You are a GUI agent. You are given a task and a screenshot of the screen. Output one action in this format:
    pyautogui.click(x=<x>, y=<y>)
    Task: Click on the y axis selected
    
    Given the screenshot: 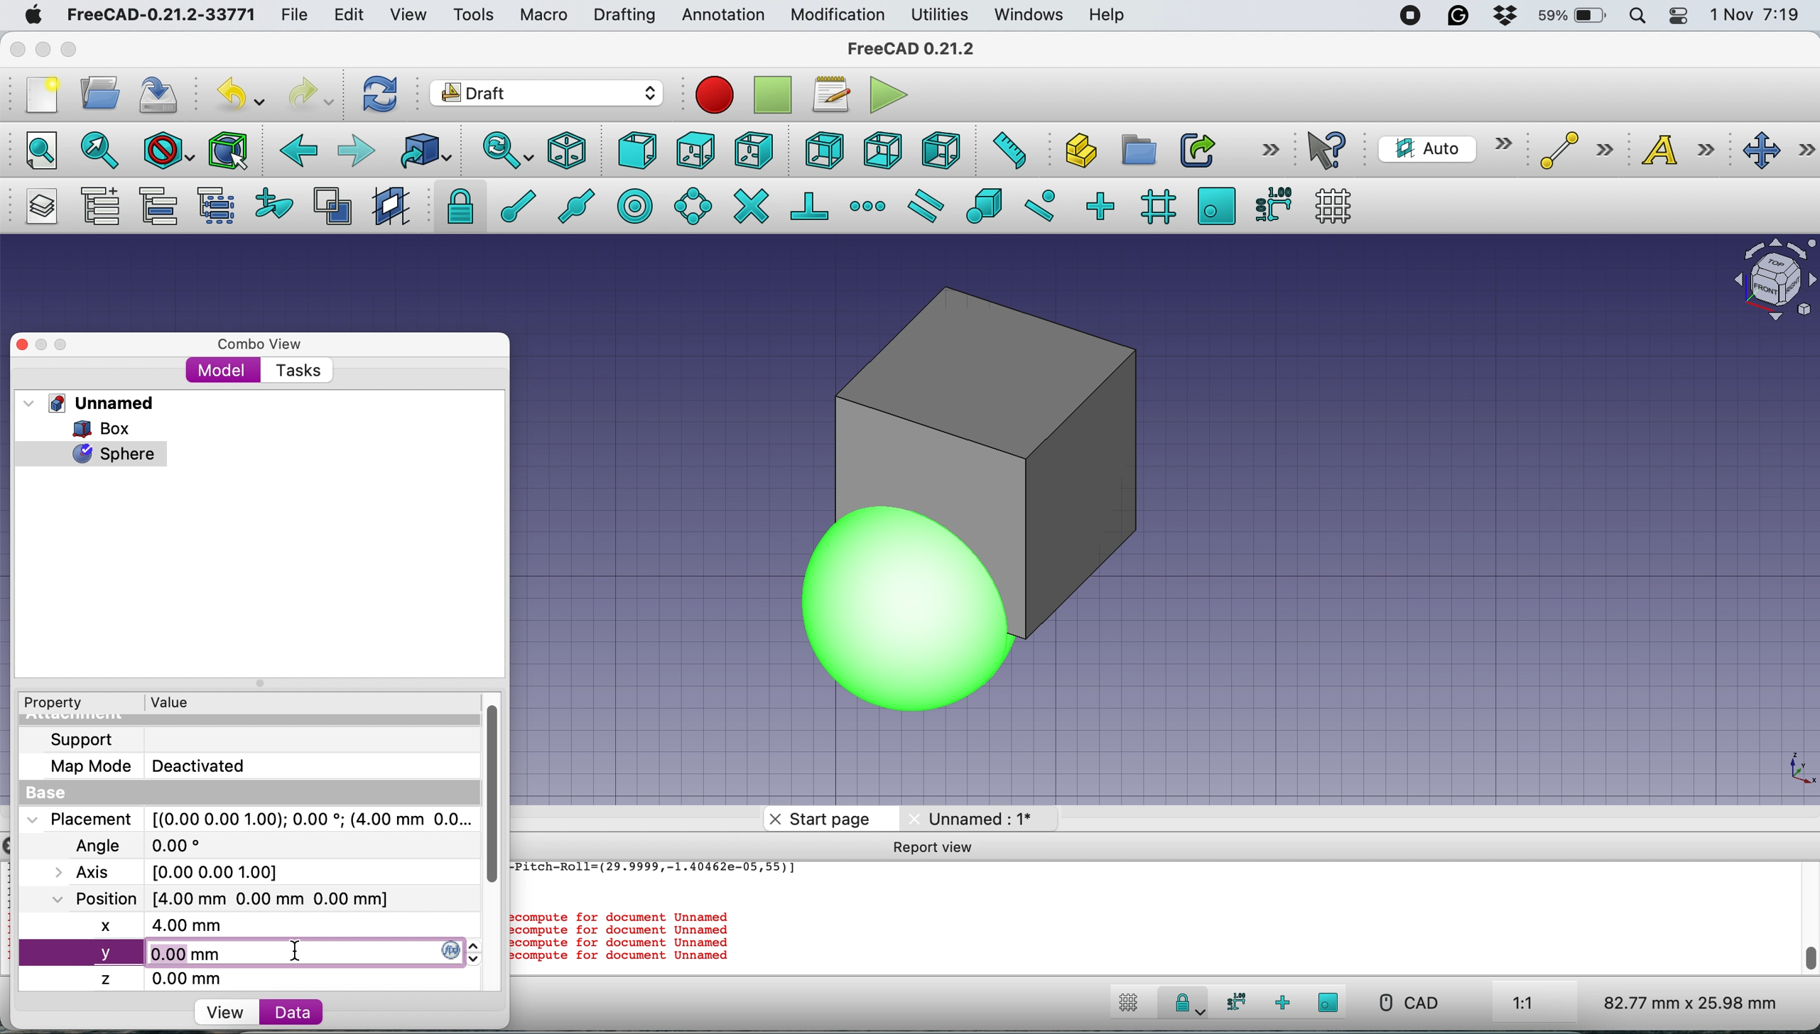 What is the action you would take?
    pyautogui.click(x=134, y=955)
    